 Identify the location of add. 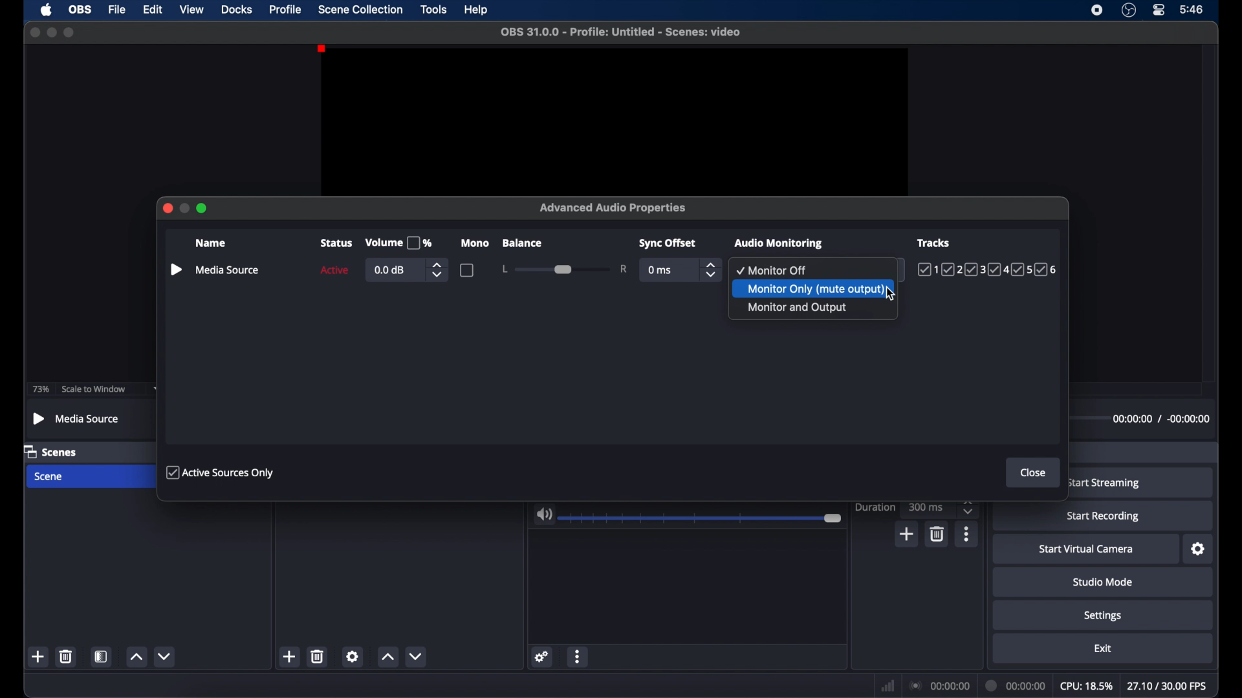
(39, 657).